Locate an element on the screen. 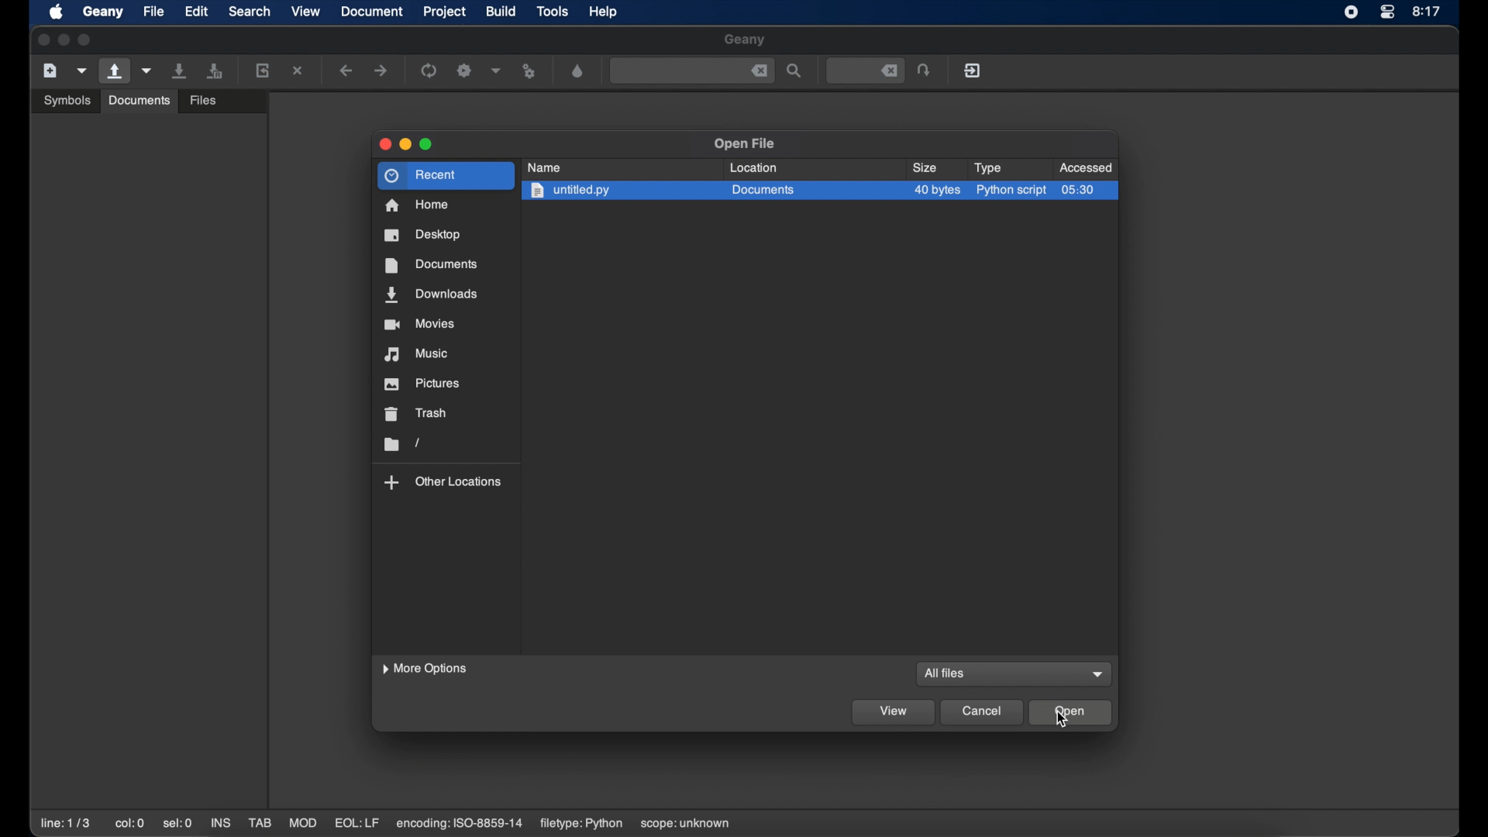 The width and height of the screenshot is (1488, 837). edit is located at coordinates (195, 11).